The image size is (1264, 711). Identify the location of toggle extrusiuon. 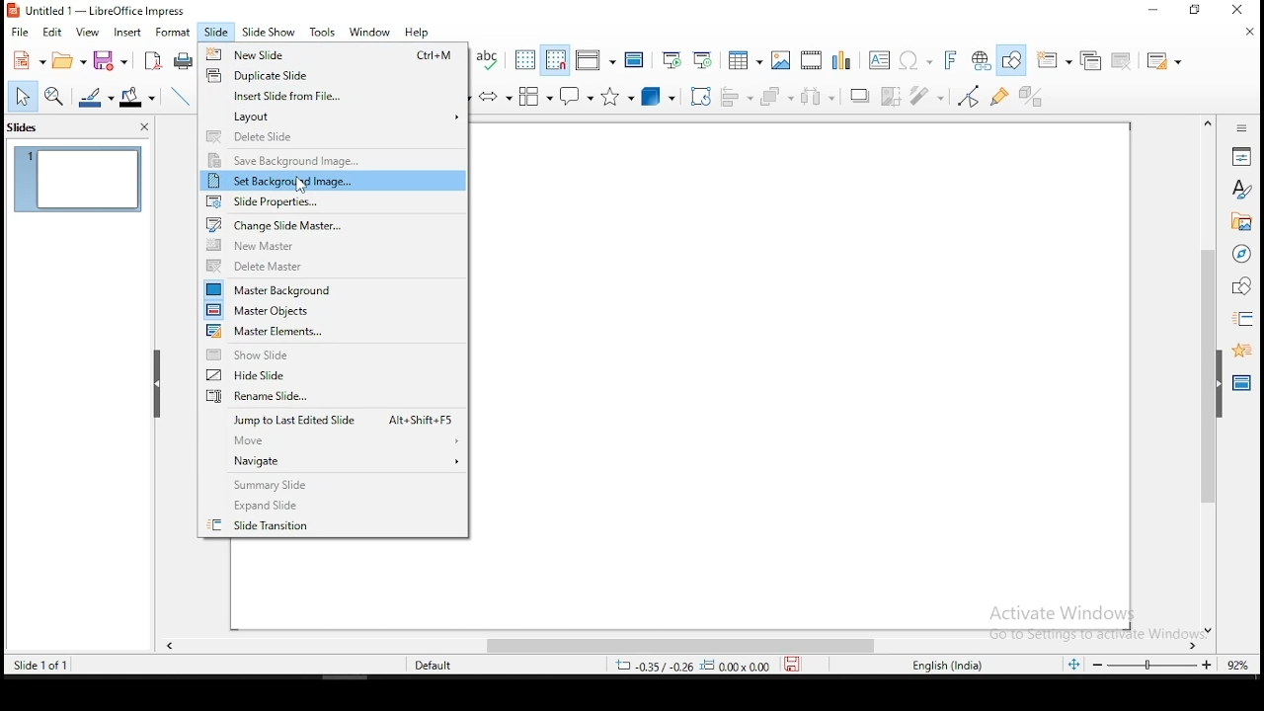
(1034, 95).